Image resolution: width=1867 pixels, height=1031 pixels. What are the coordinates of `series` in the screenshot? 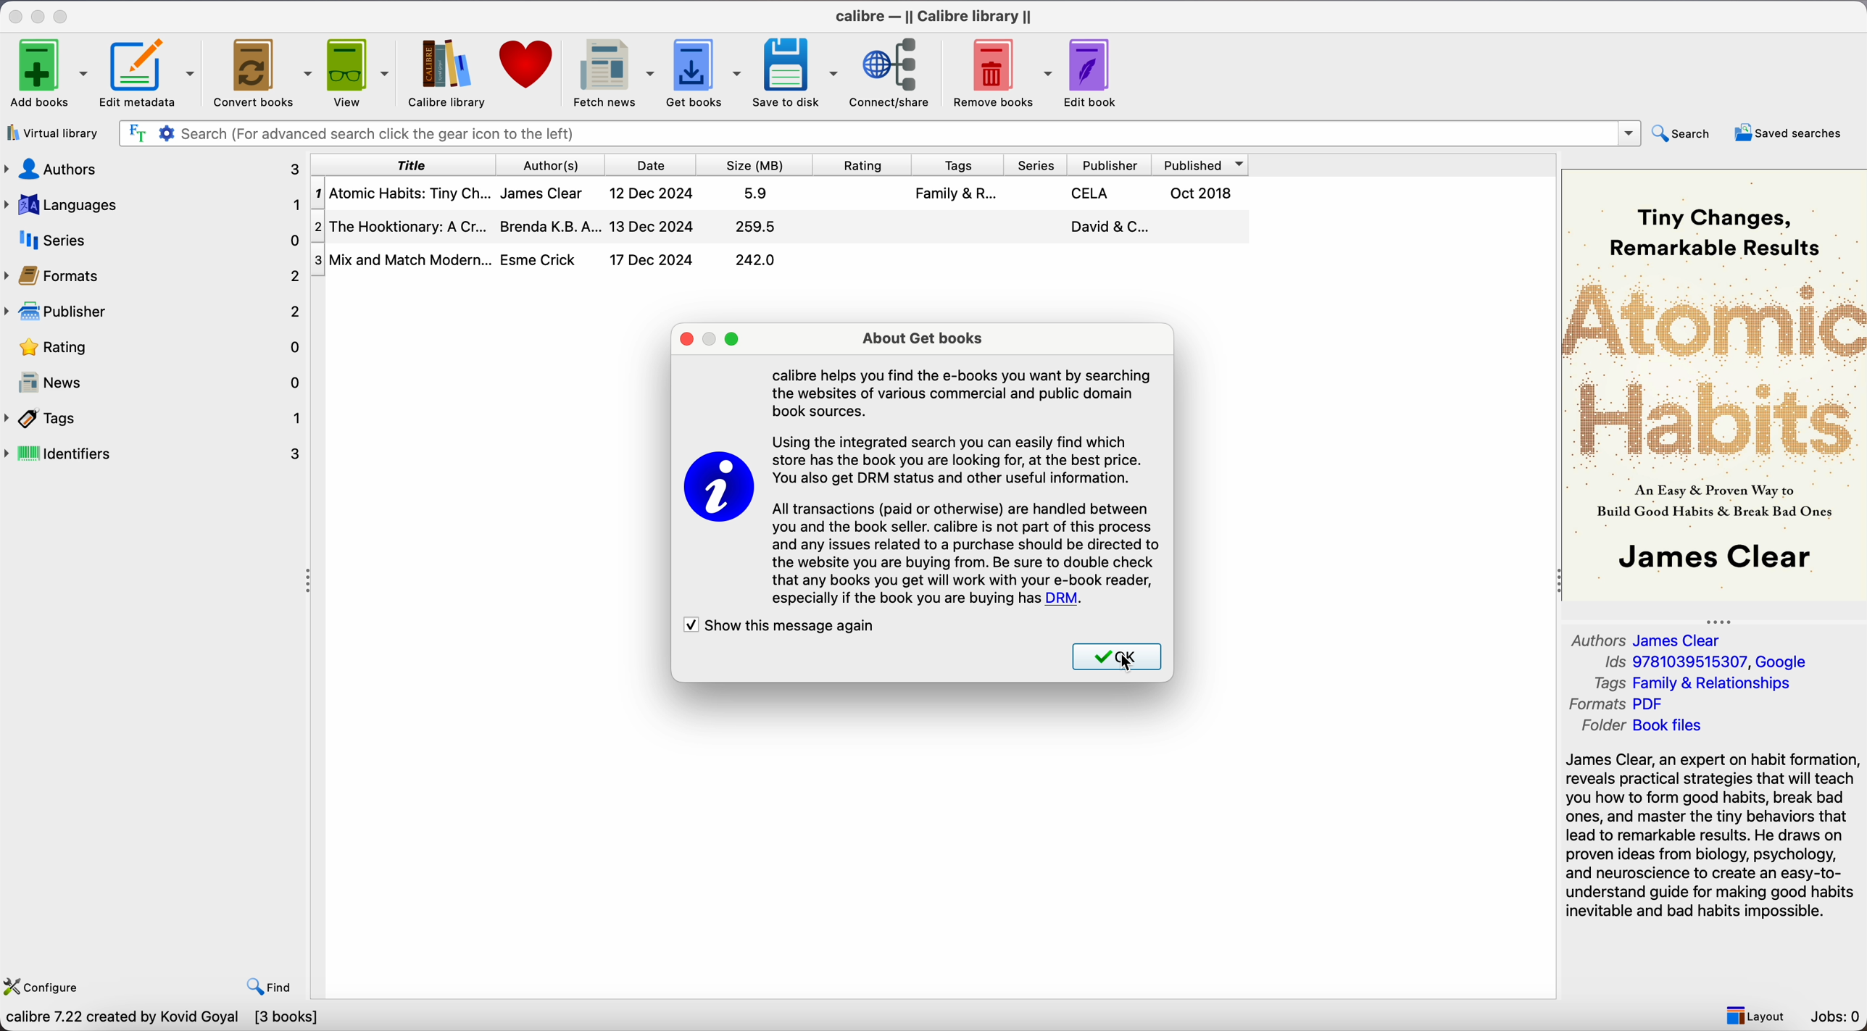 It's located at (153, 241).